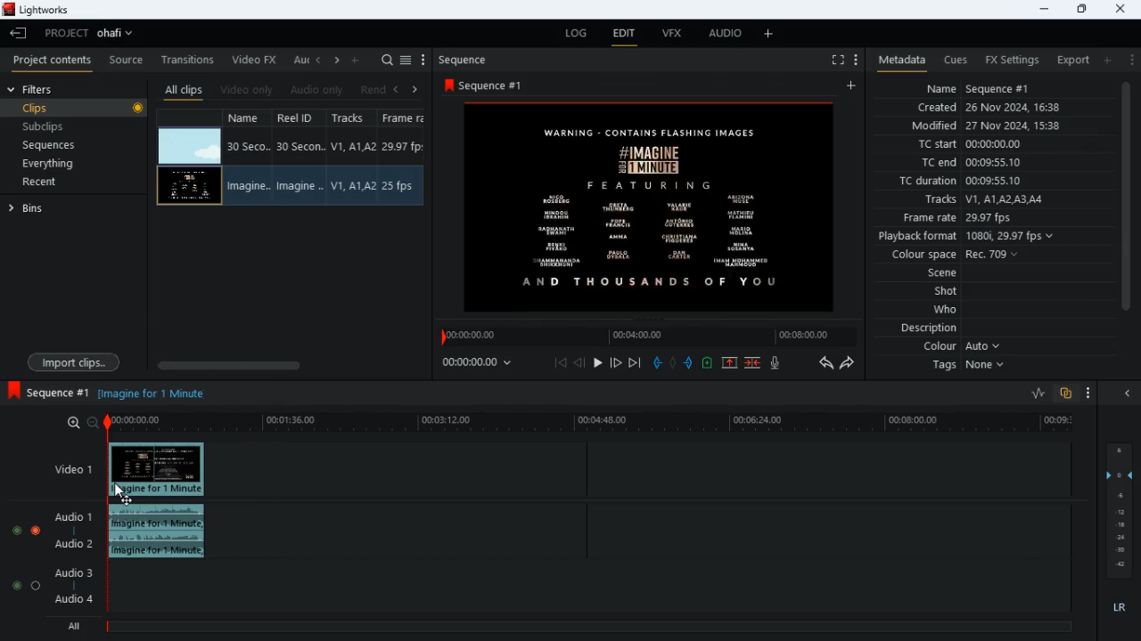 This screenshot has height=641, width=1141. What do you see at coordinates (922, 329) in the screenshot?
I see `description` at bounding box center [922, 329].